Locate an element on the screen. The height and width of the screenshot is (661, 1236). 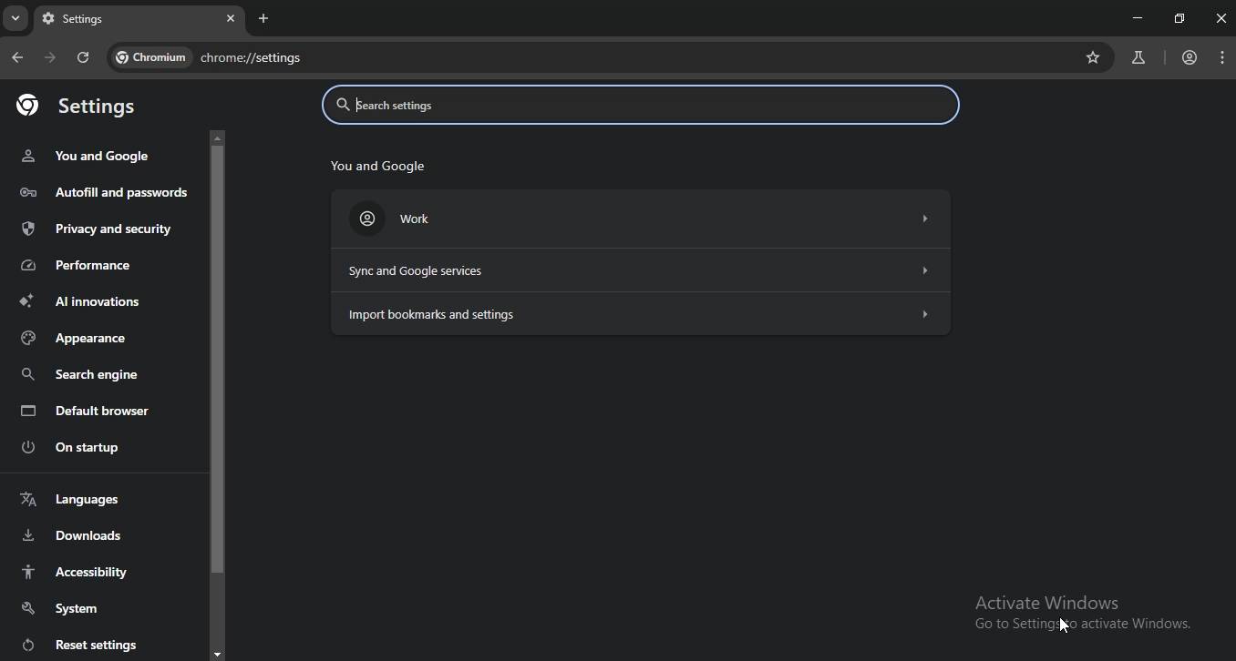
search tabs is located at coordinates (17, 21).